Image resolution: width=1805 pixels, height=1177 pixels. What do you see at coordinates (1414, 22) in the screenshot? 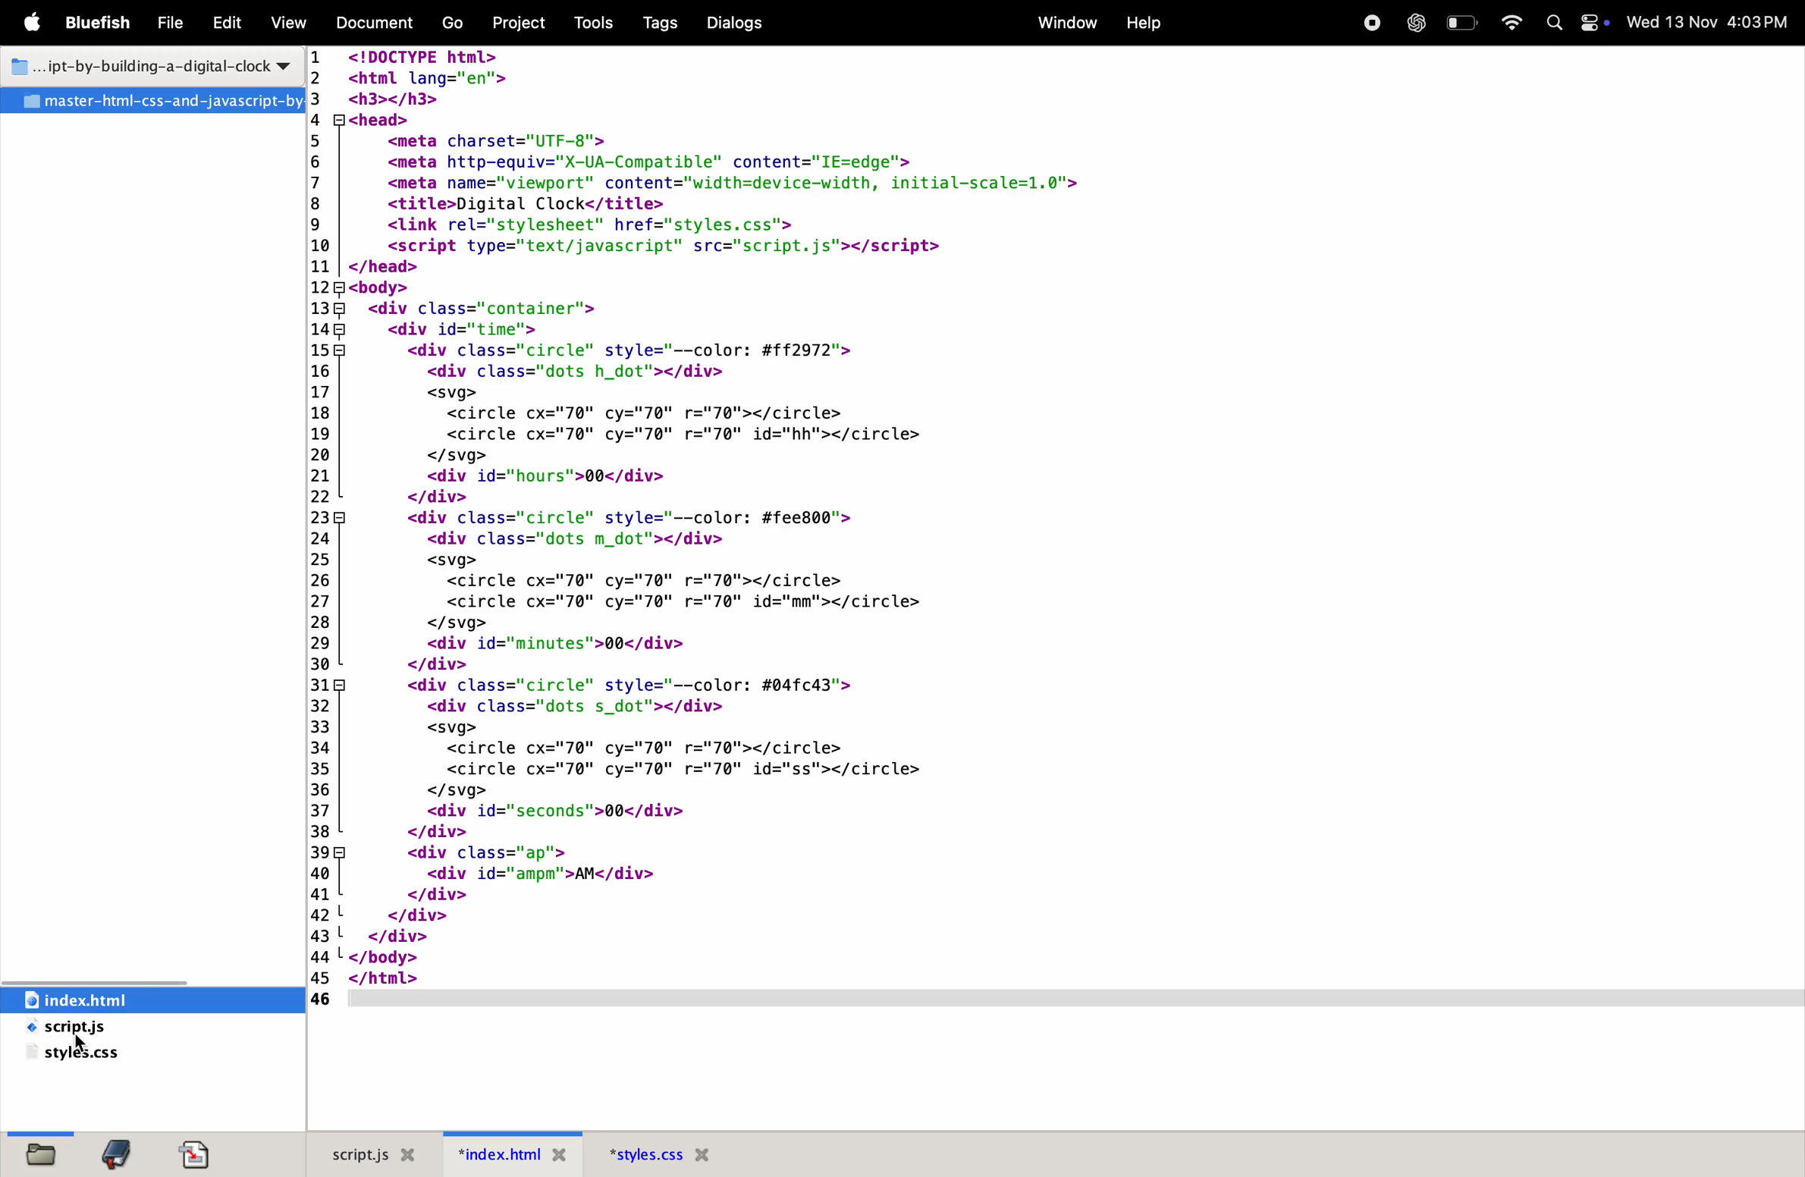
I see `chatgpt` at bounding box center [1414, 22].